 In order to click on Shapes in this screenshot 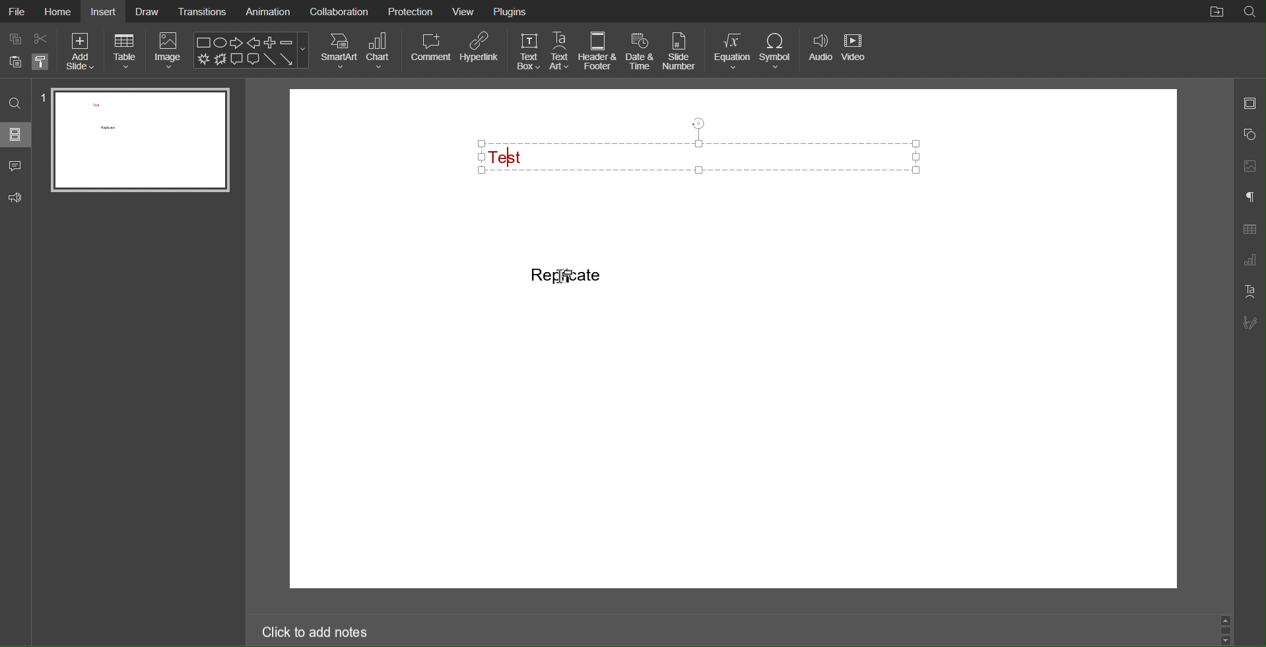, I will do `click(1250, 133)`.